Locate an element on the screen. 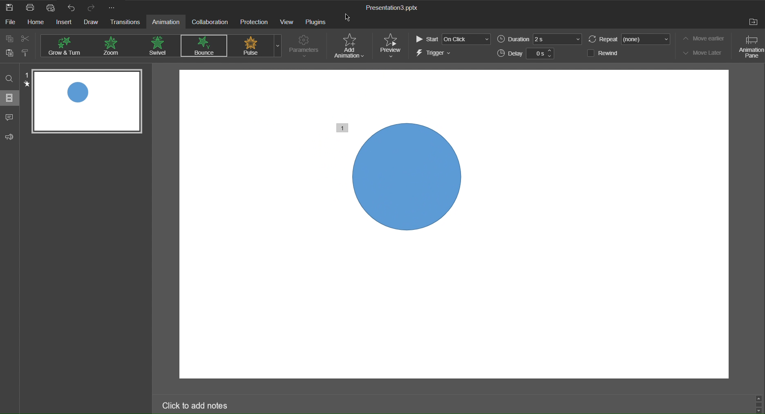  Move Later is located at coordinates (706, 53).